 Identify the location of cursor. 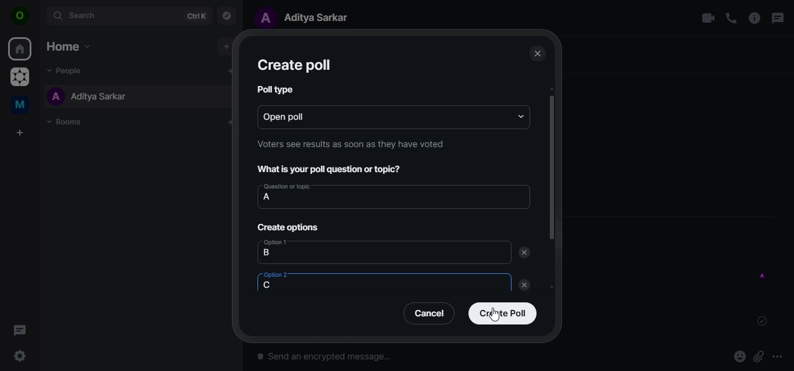
(495, 313).